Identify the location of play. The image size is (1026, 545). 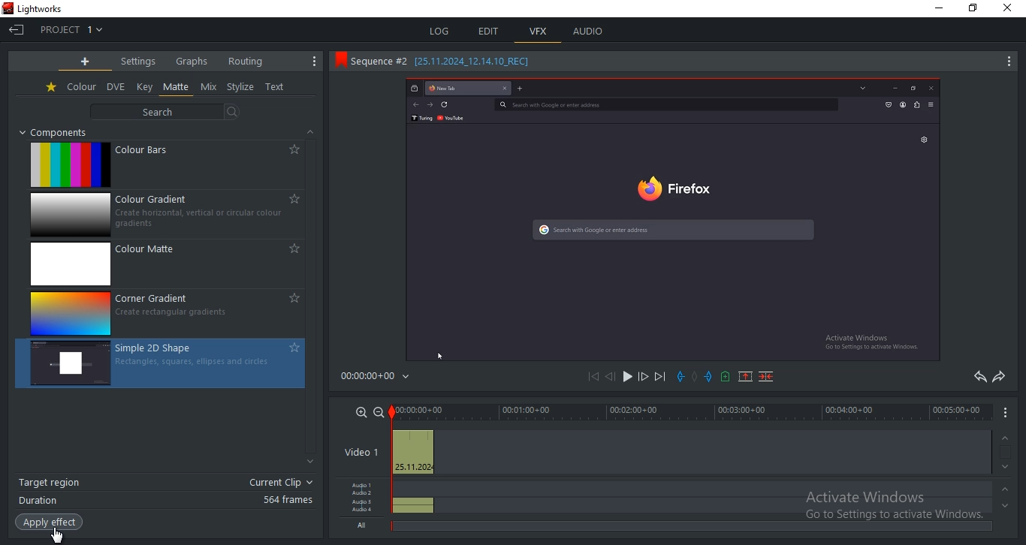
(626, 378).